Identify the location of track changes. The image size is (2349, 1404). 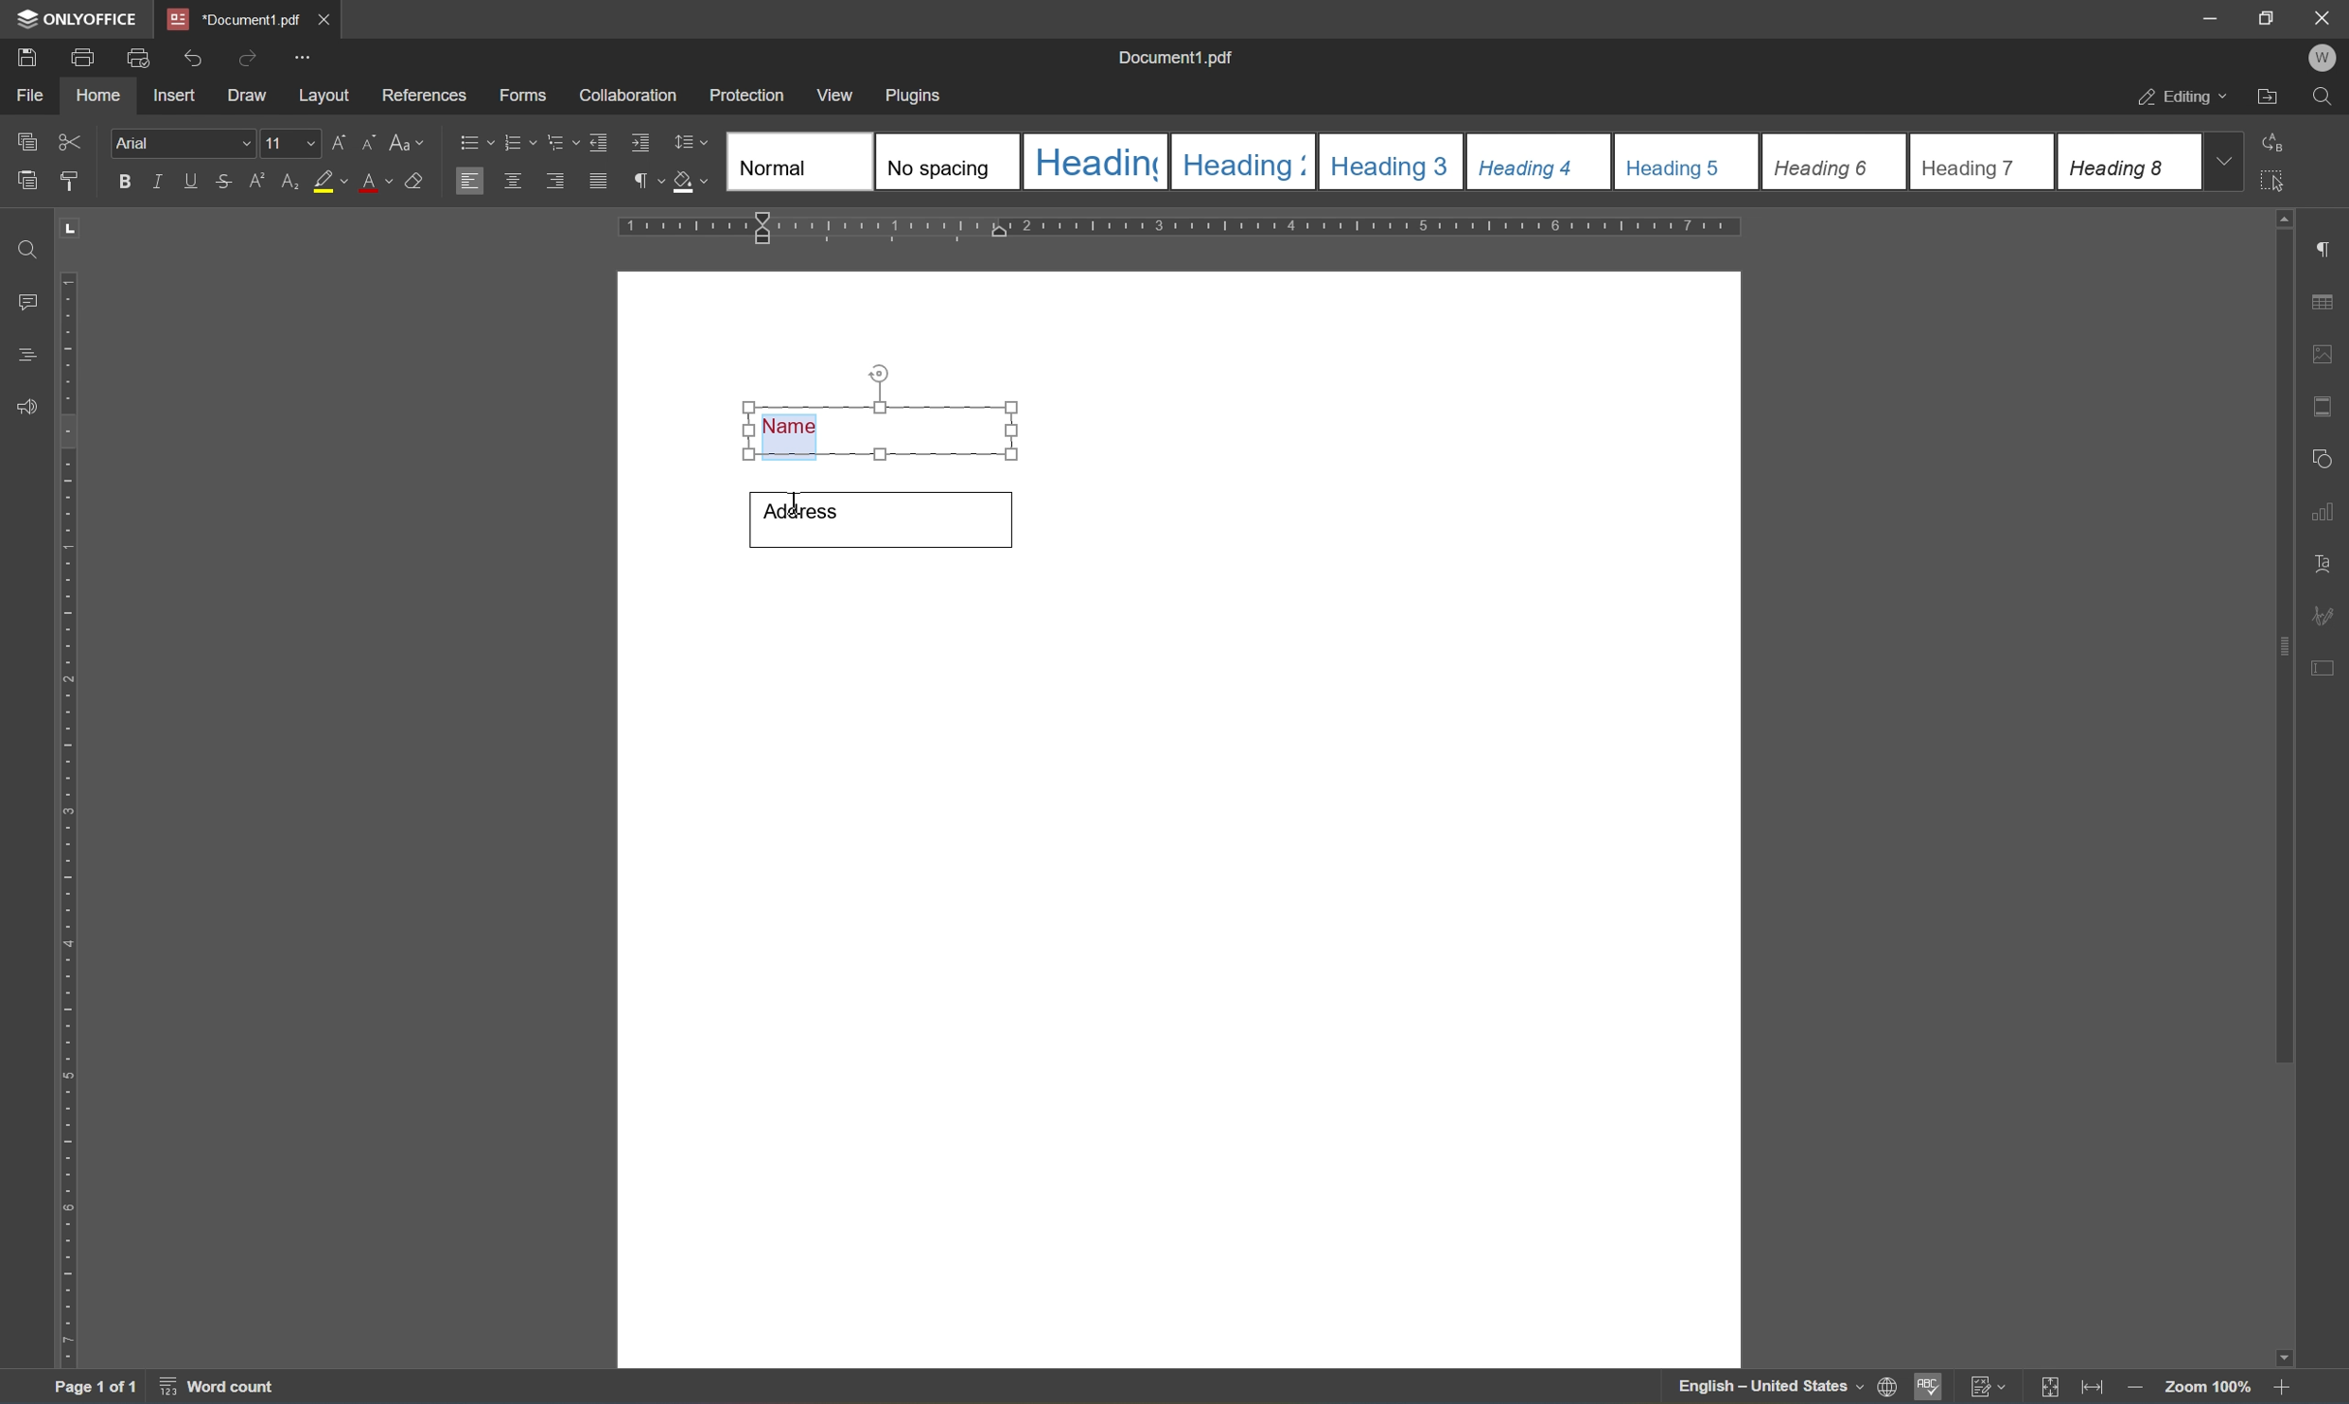
(1990, 1387).